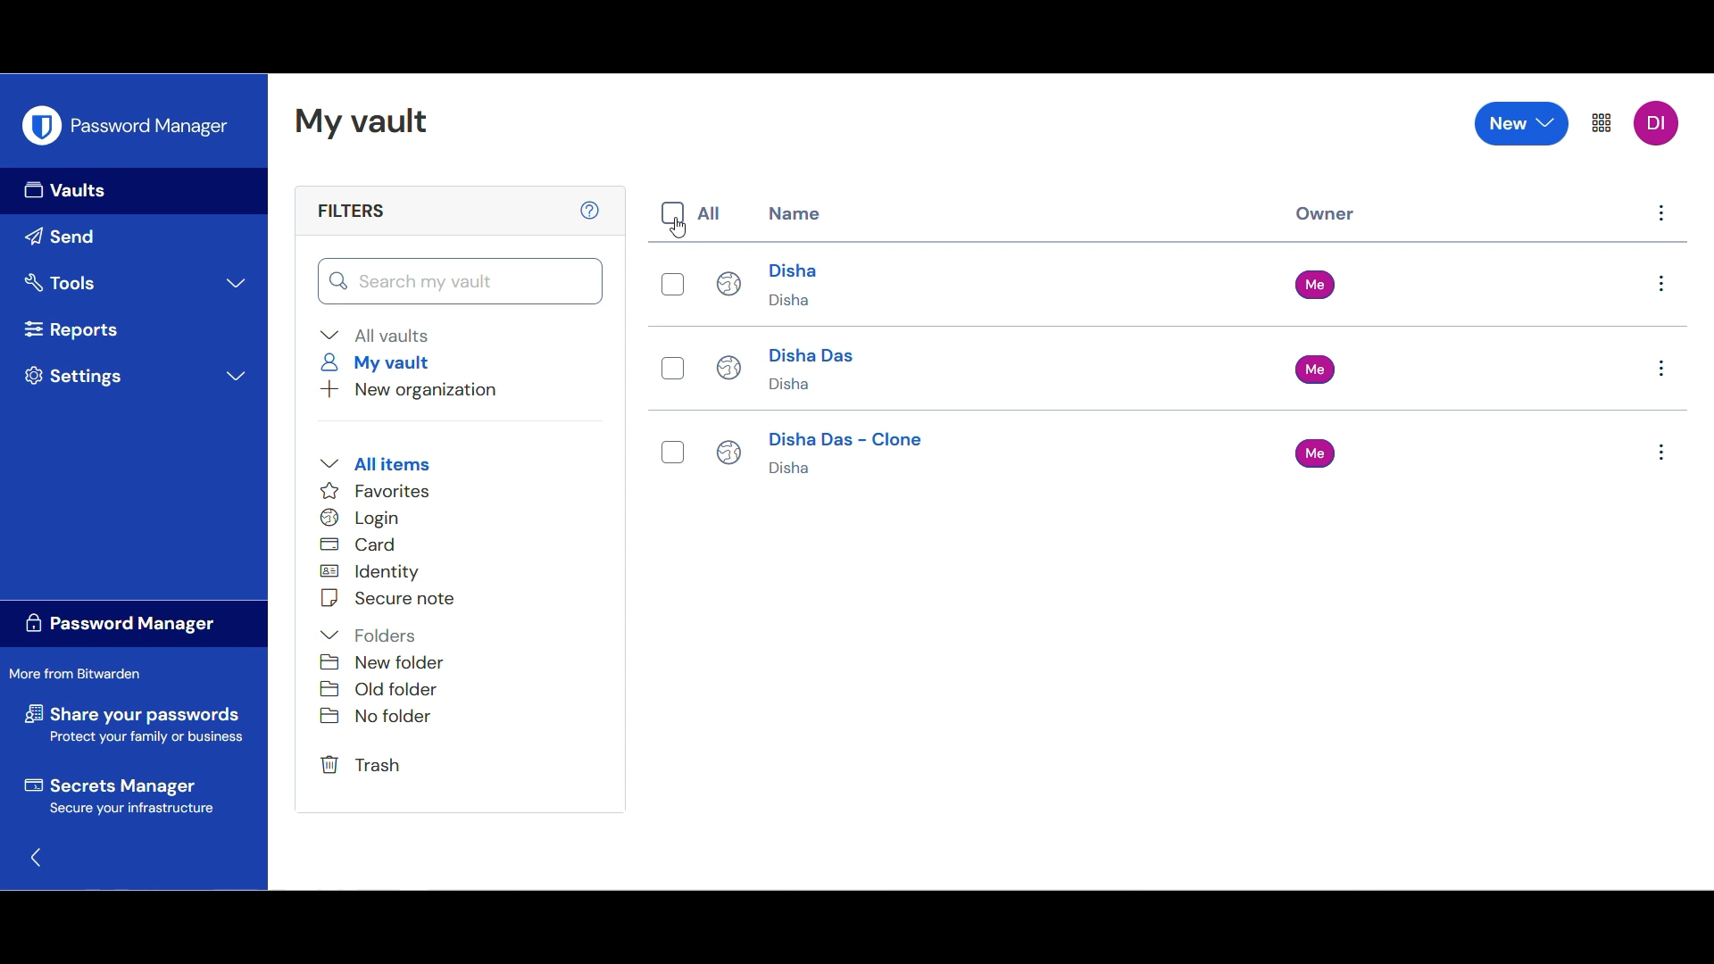 The image size is (1714, 964). Describe the element at coordinates (149, 124) in the screenshot. I see `Password manager` at that location.